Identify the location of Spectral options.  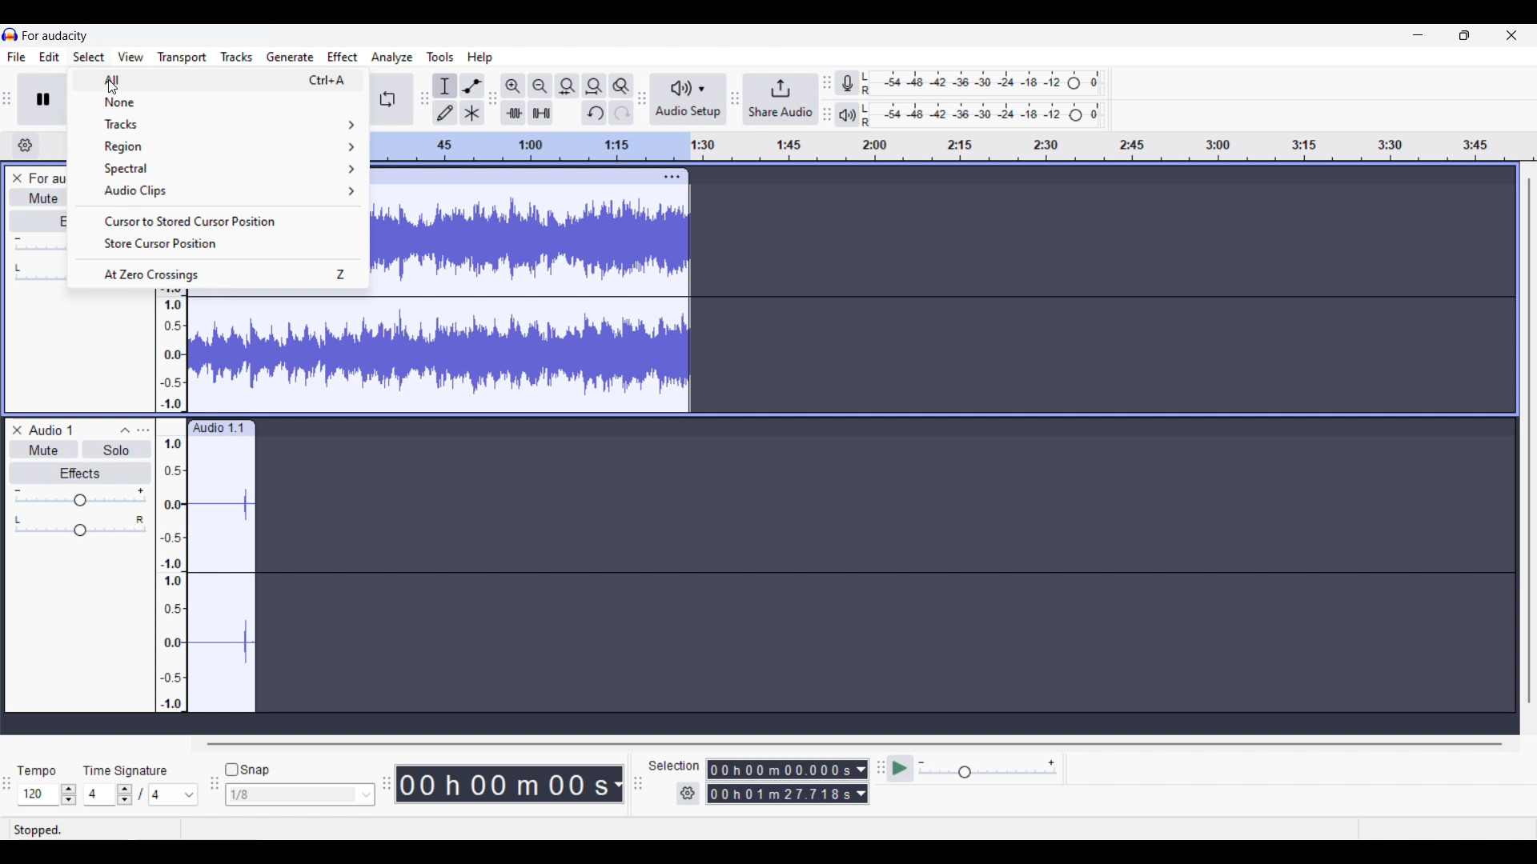
(219, 170).